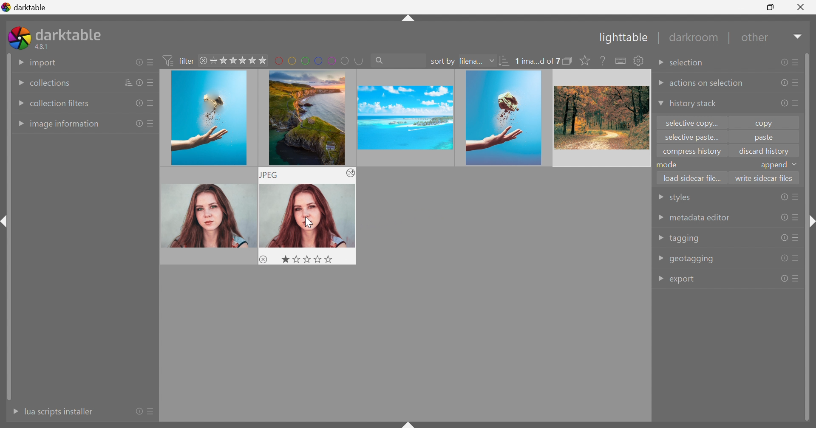  What do you see at coordinates (638, 60) in the screenshot?
I see `show global preference` at bounding box center [638, 60].